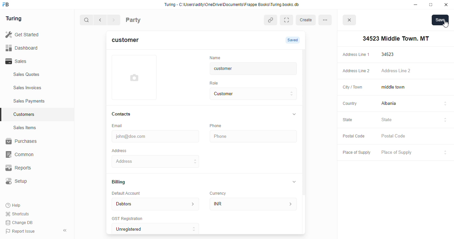  I want to click on Change DB, so click(21, 222).